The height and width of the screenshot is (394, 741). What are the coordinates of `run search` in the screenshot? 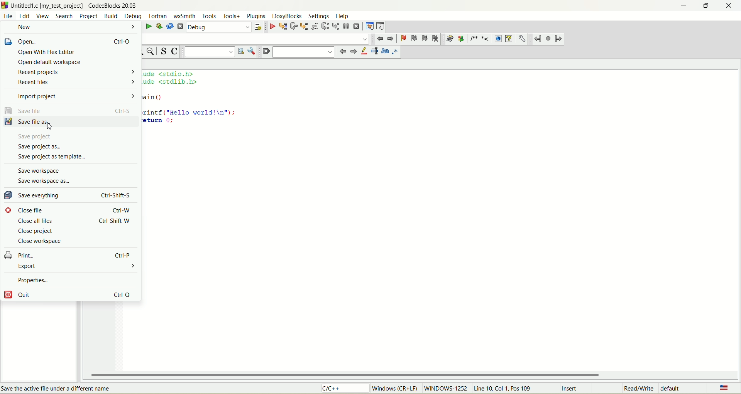 It's located at (240, 51).